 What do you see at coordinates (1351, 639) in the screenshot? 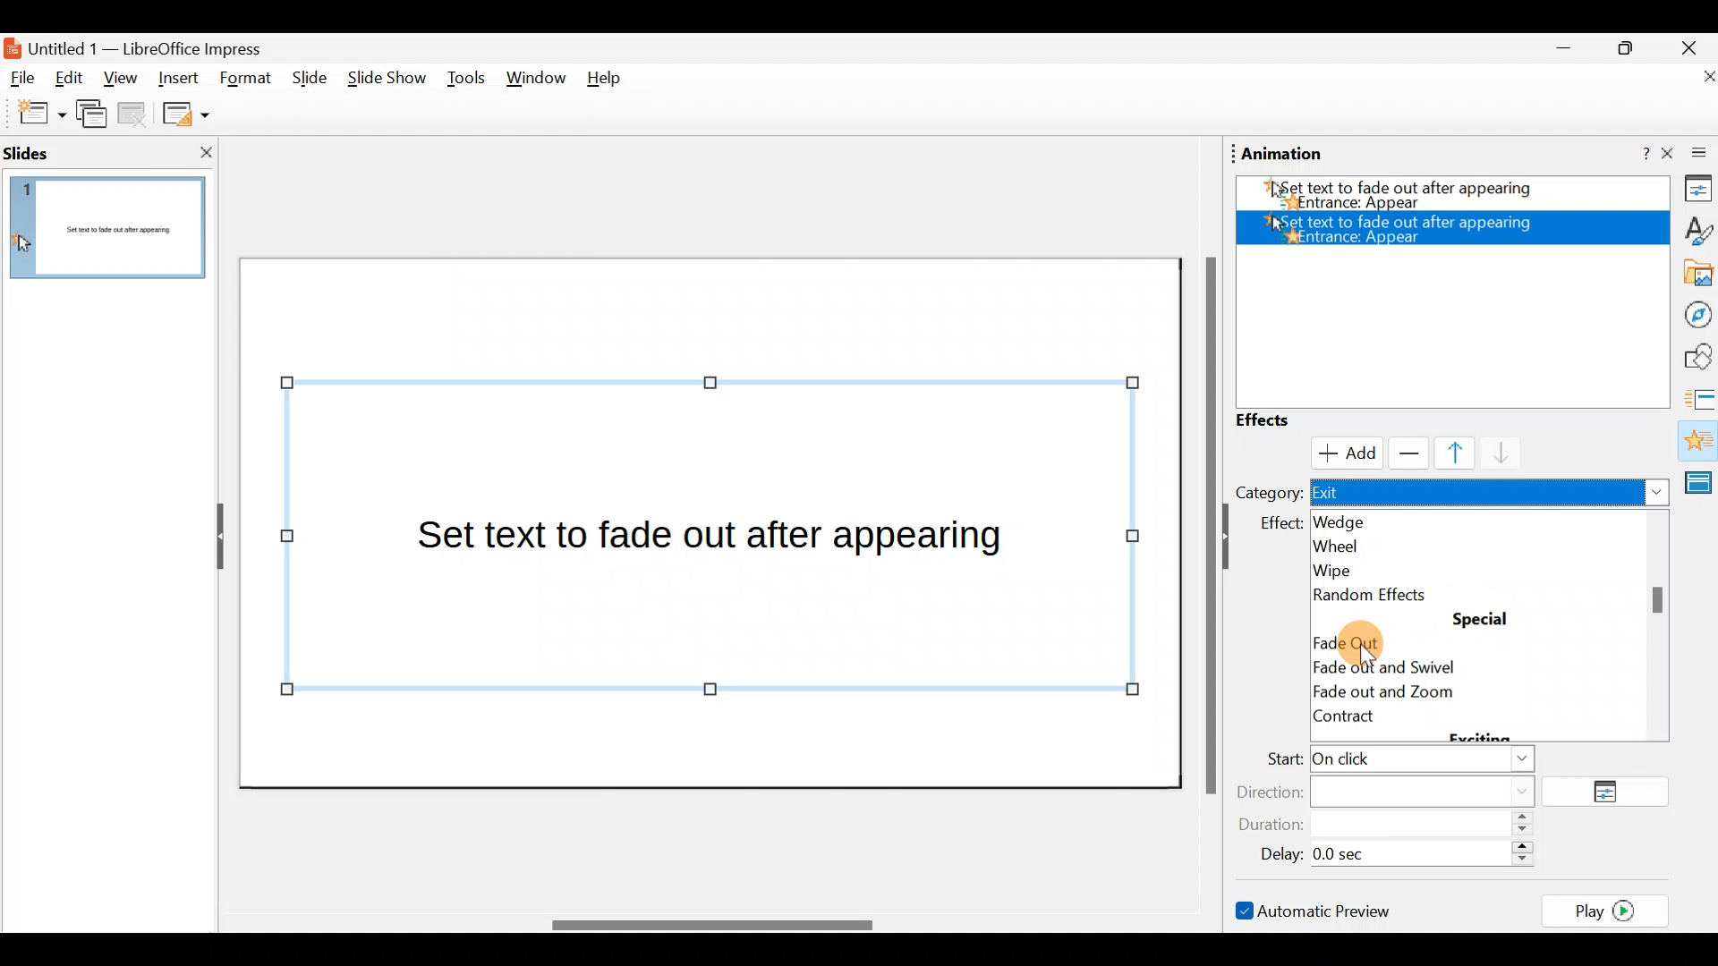
I see `Cursor` at bounding box center [1351, 639].